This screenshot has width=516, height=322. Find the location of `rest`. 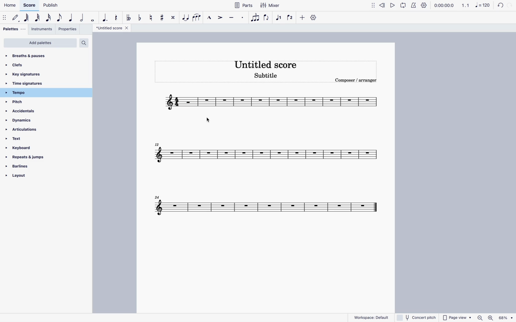

rest is located at coordinates (117, 18).